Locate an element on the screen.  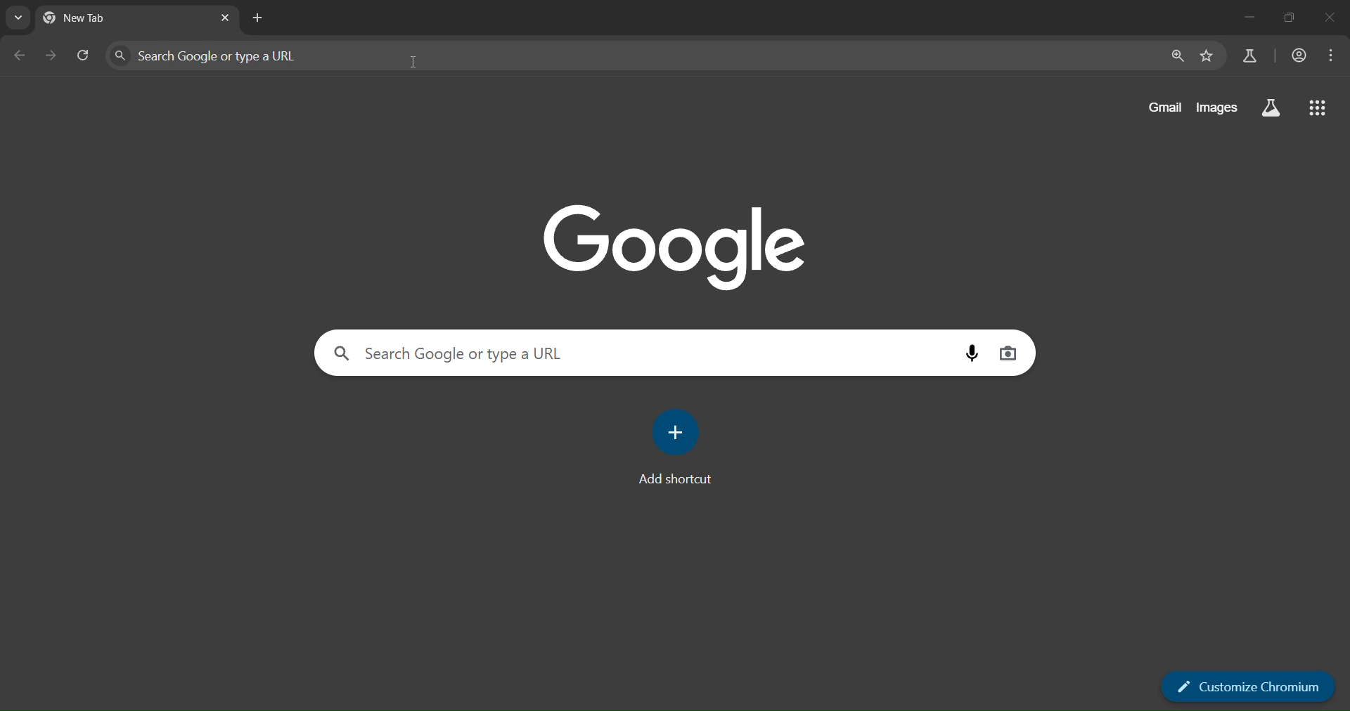
images is located at coordinates (1219, 106).